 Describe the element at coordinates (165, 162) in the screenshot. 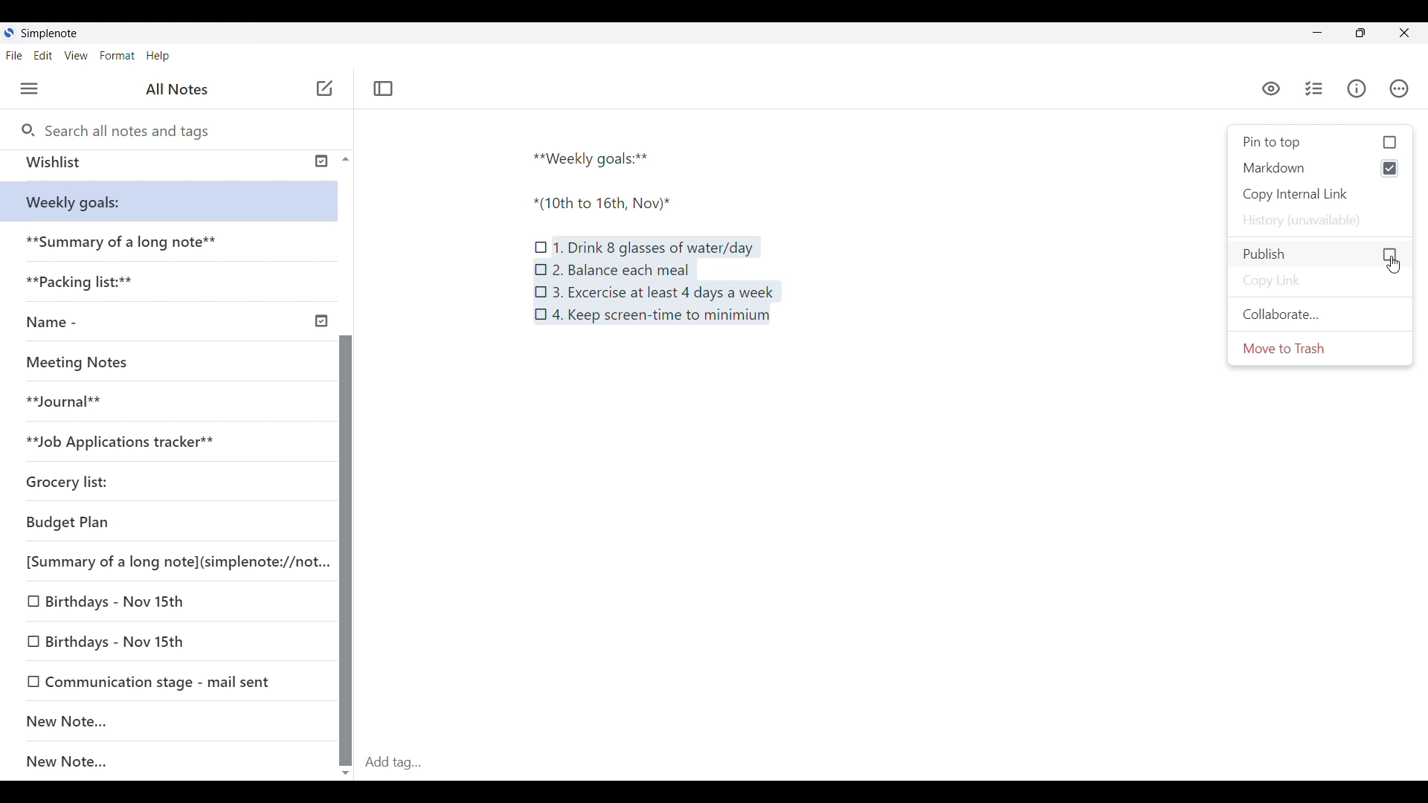

I see `Wishlist` at that location.